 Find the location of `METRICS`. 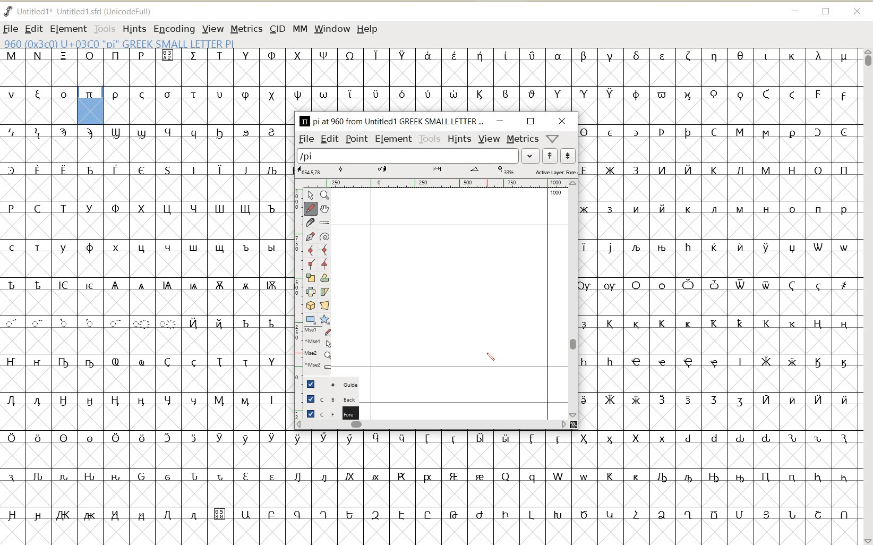

METRICS is located at coordinates (246, 28).